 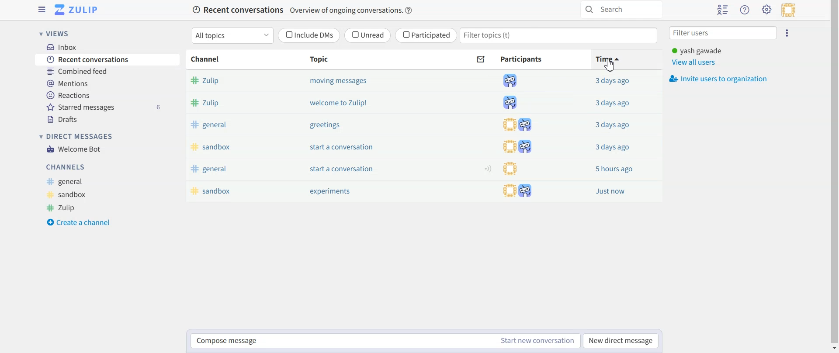 I want to click on Personal menu, so click(x=790, y=10).